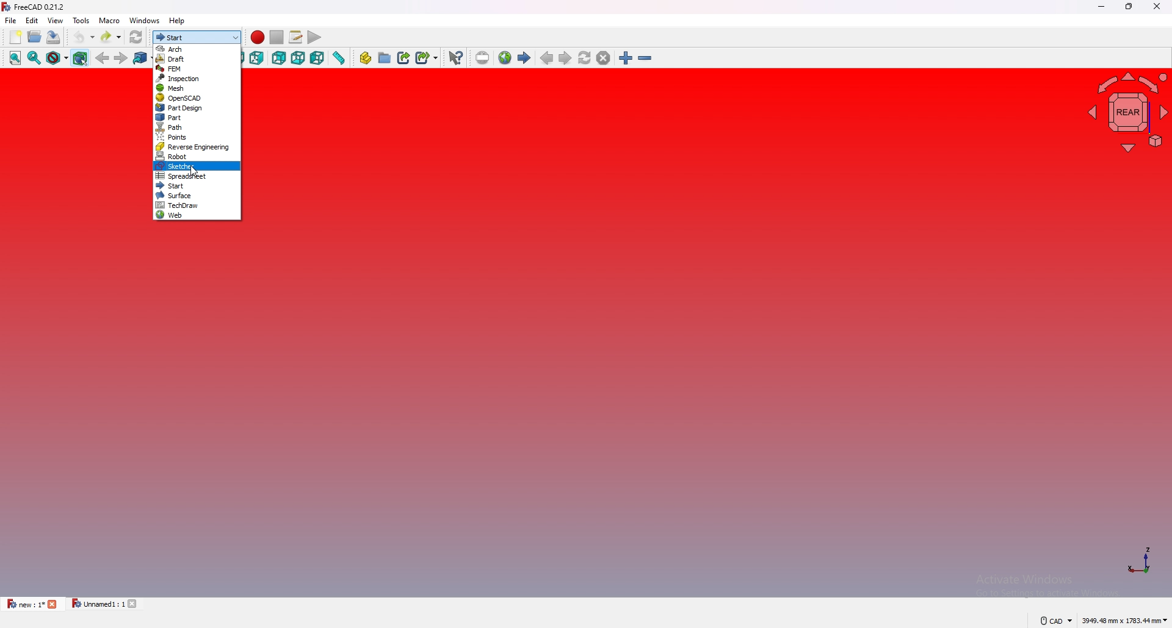  Describe the element at coordinates (1157, 6) in the screenshot. I see `close` at that location.